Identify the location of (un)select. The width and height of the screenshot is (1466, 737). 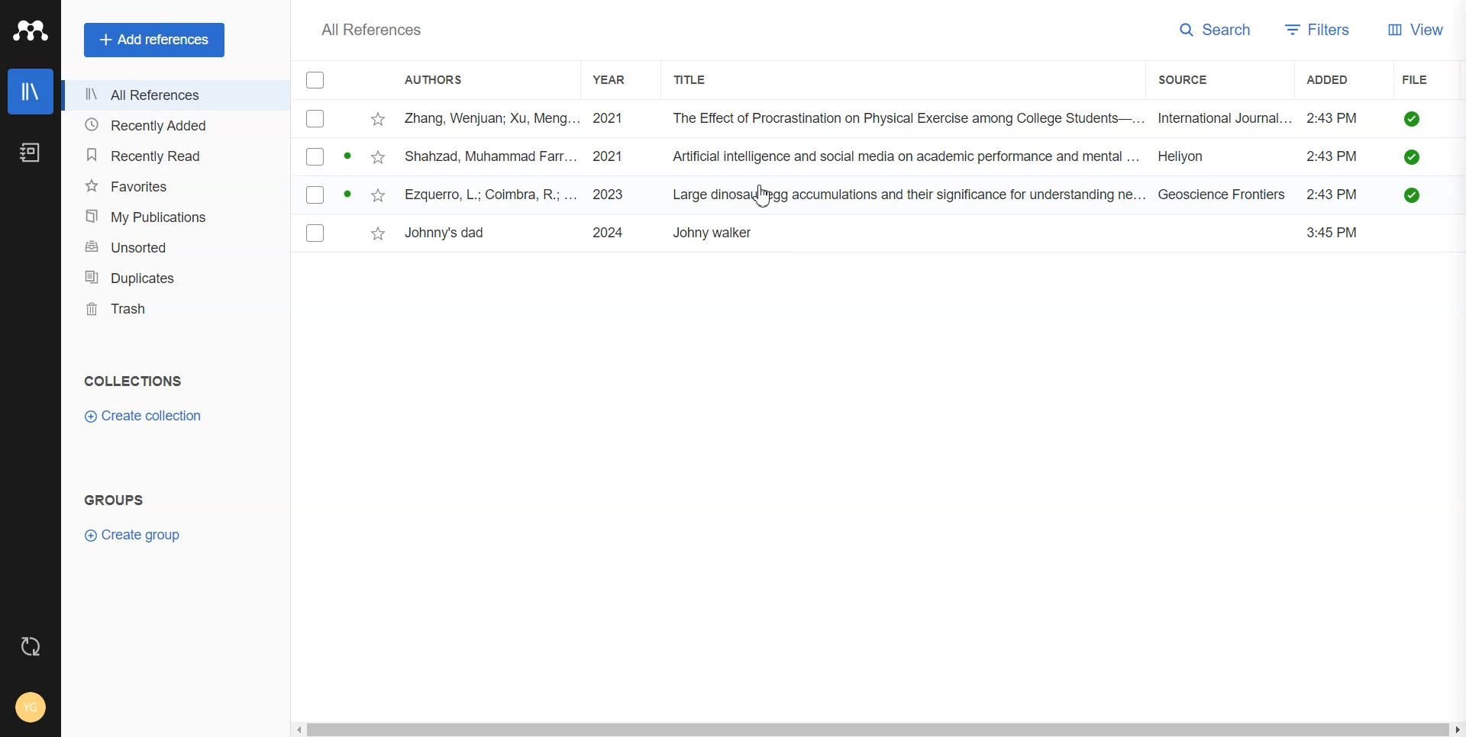
(314, 119).